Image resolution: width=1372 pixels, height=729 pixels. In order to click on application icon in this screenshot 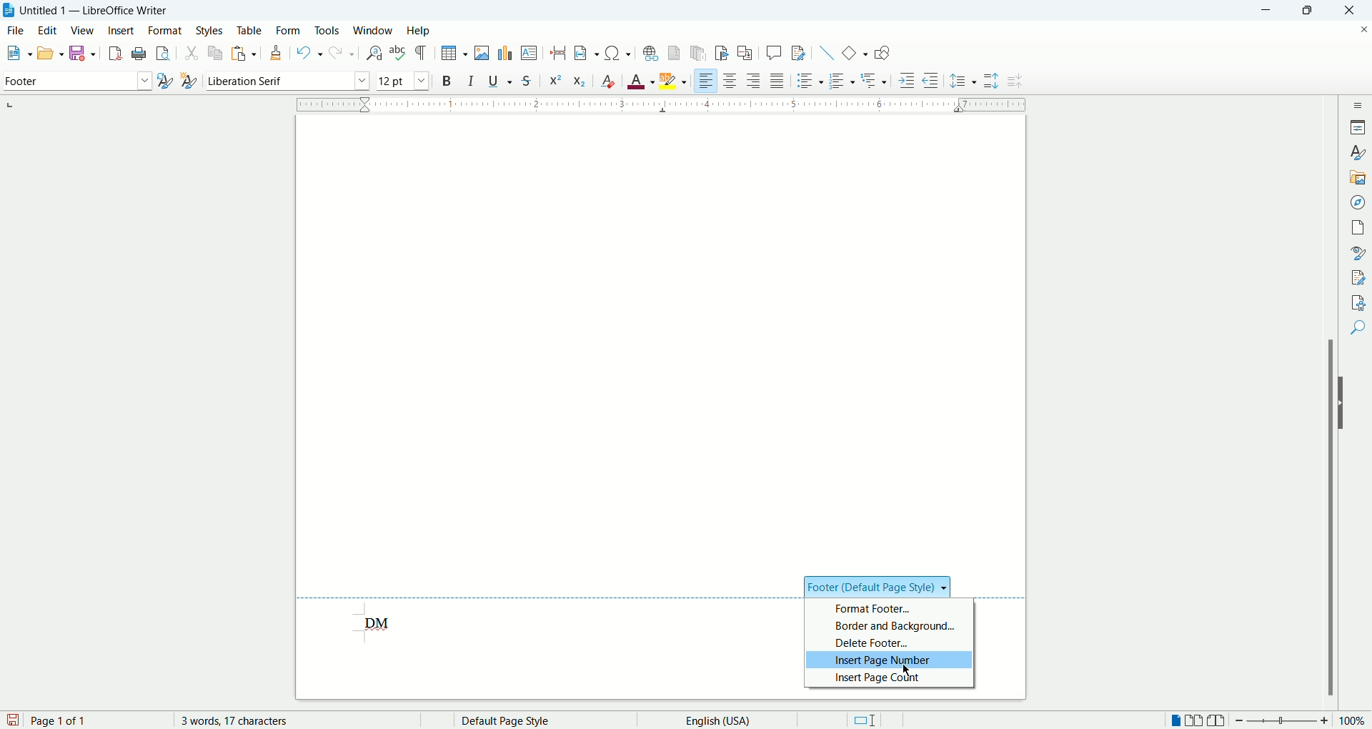, I will do `click(9, 11)`.